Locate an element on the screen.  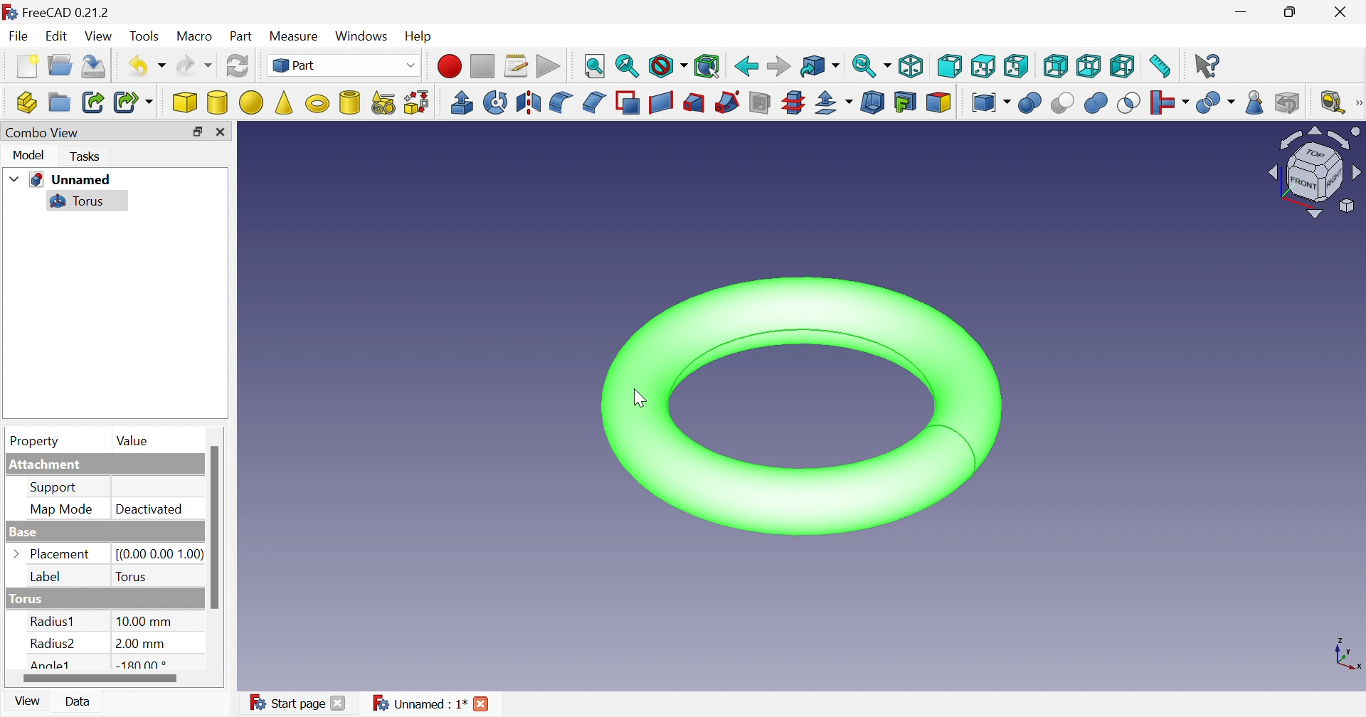
Map Mode is located at coordinates (59, 511).